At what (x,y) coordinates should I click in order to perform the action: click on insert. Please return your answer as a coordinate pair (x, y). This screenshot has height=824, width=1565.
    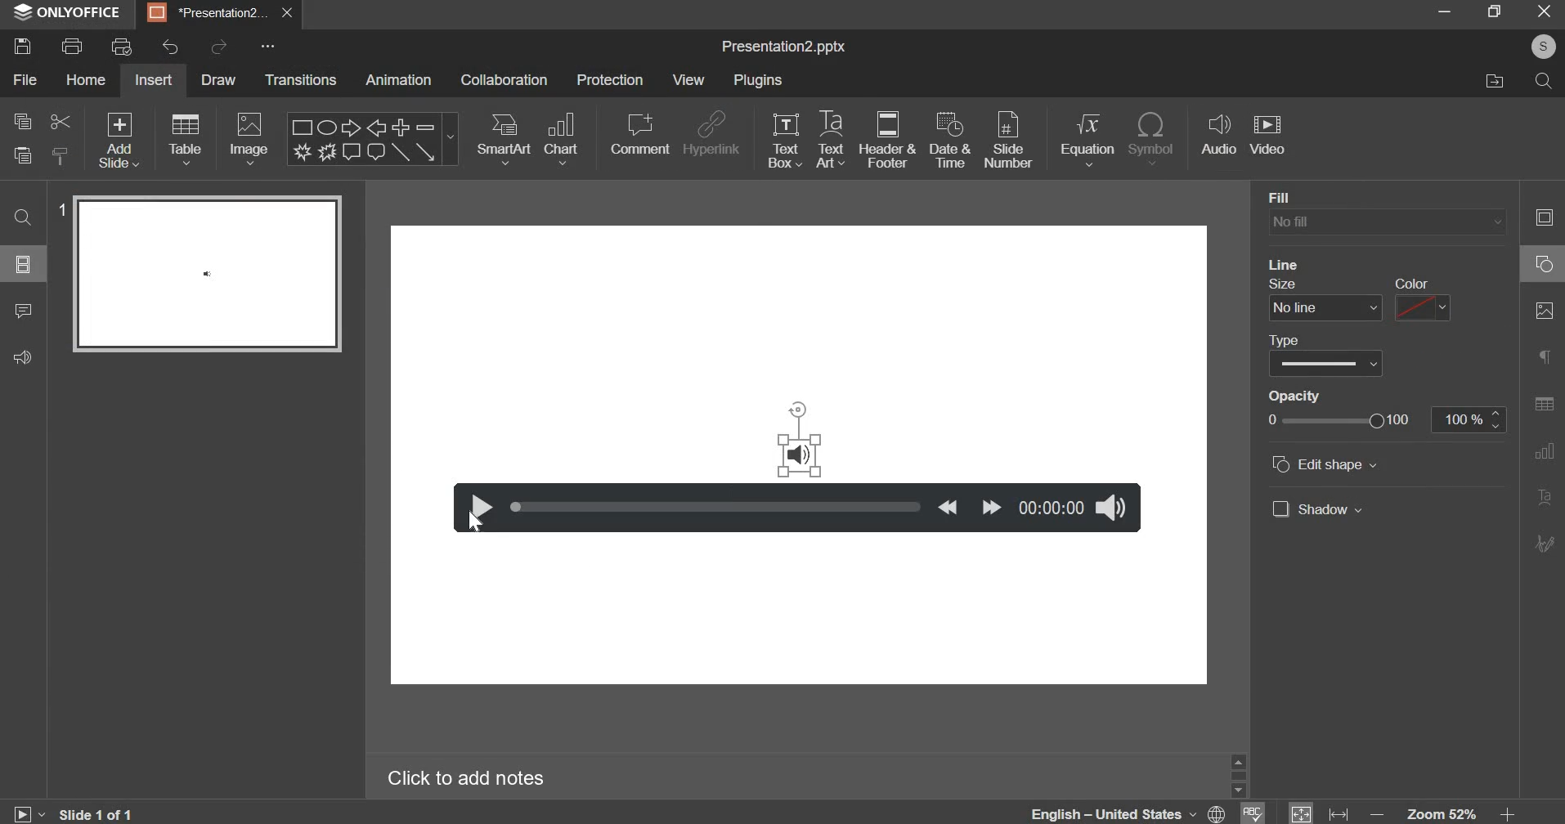
    Looking at the image, I should click on (153, 80).